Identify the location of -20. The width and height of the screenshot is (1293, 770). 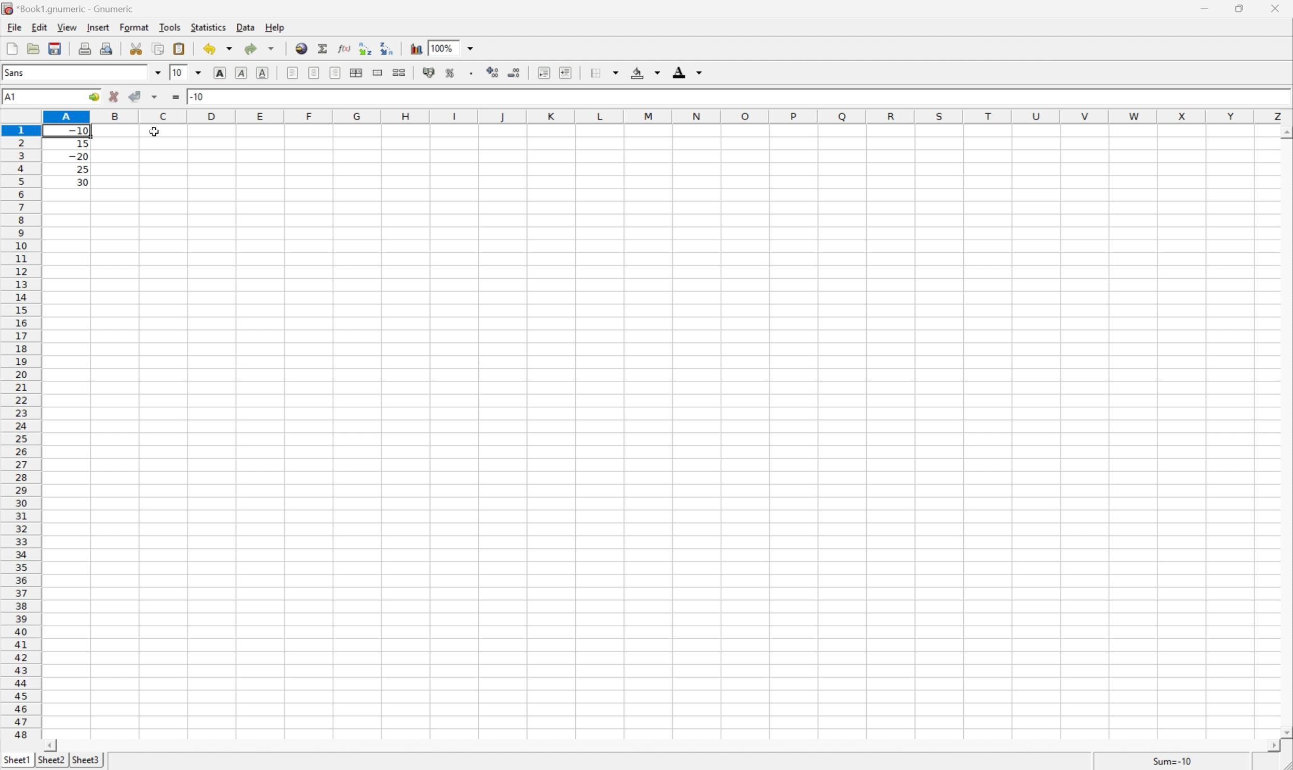
(78, 157).